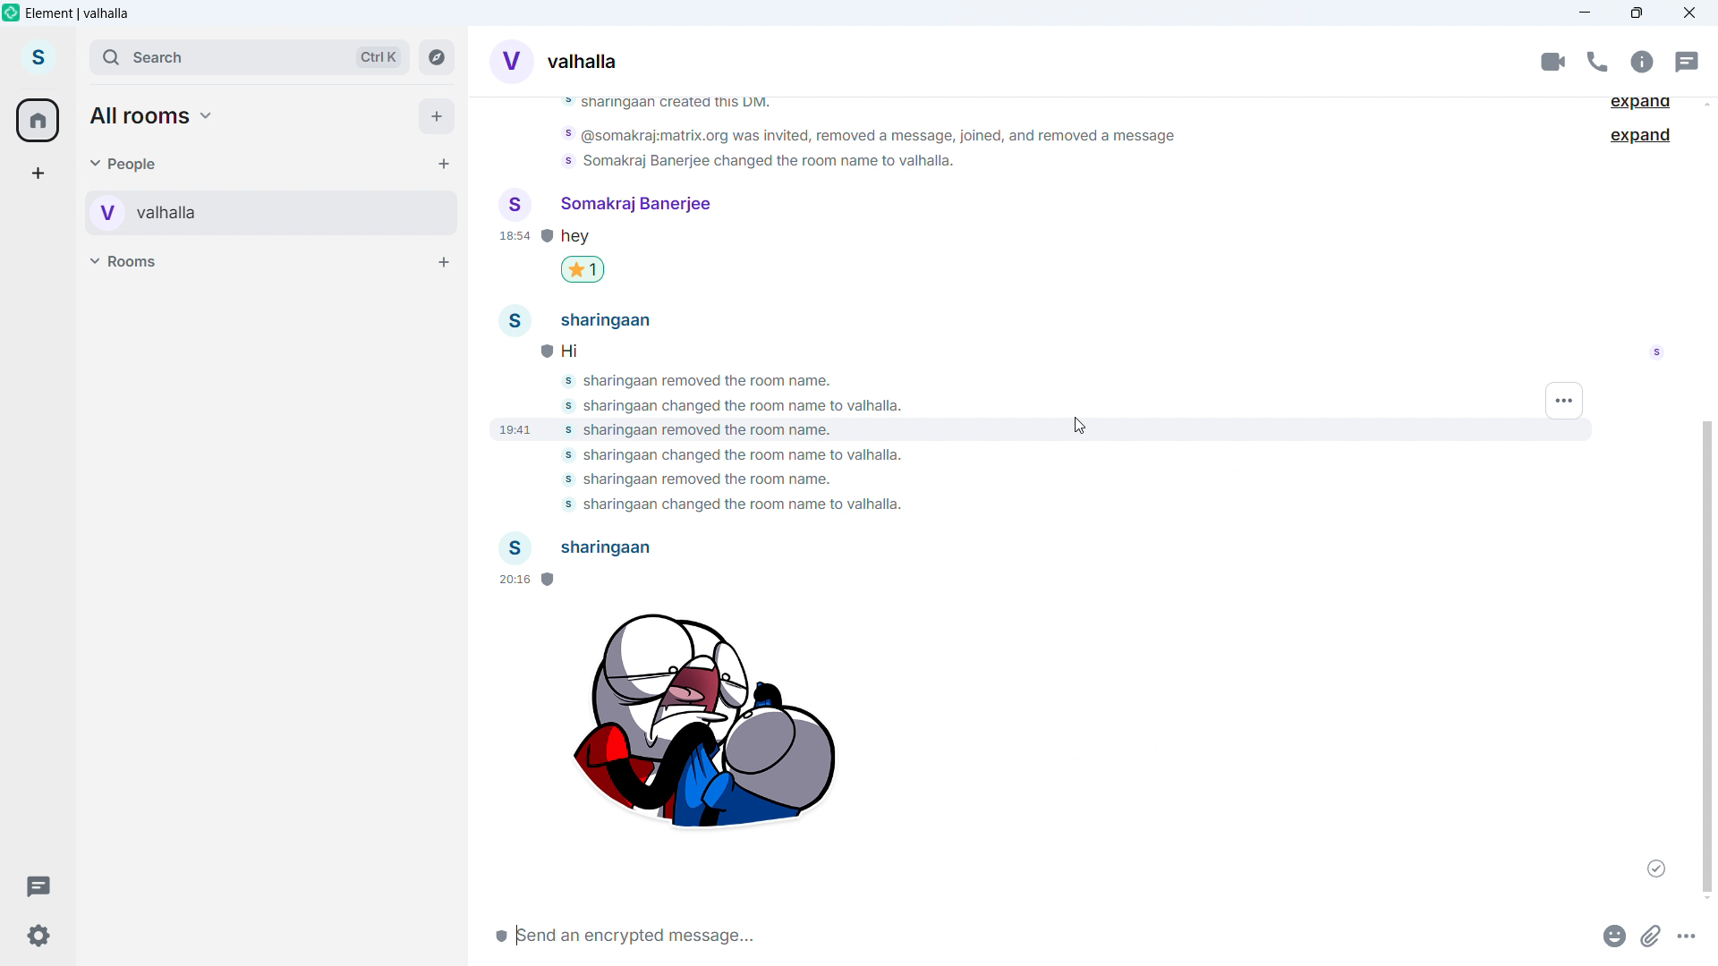 The width and height of the screenshot is (1718, 966). I want to click on hey, so click(592, 237).